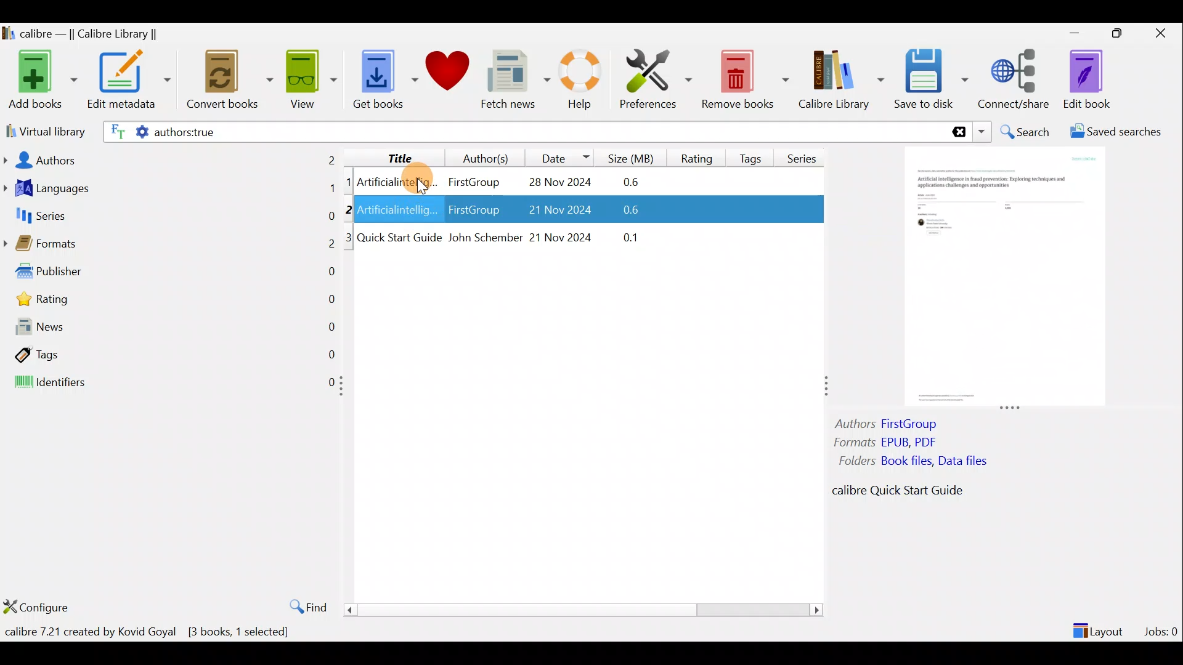 This screenshot has height=665, width=1183. What do you see at coordinates (578, 81) in the screenshot?
I see `Help` at bounding box center [578, 81].